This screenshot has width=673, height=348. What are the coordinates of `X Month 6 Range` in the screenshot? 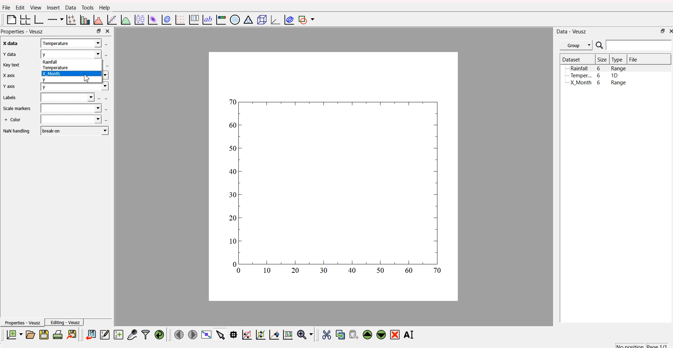 It's located at (598, 83).